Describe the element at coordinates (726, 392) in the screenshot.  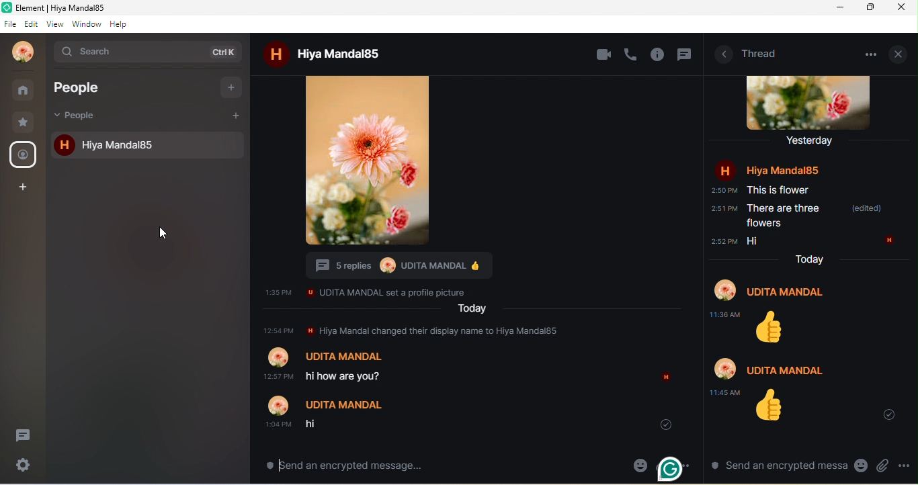
I see `11:45 AM` at that location.